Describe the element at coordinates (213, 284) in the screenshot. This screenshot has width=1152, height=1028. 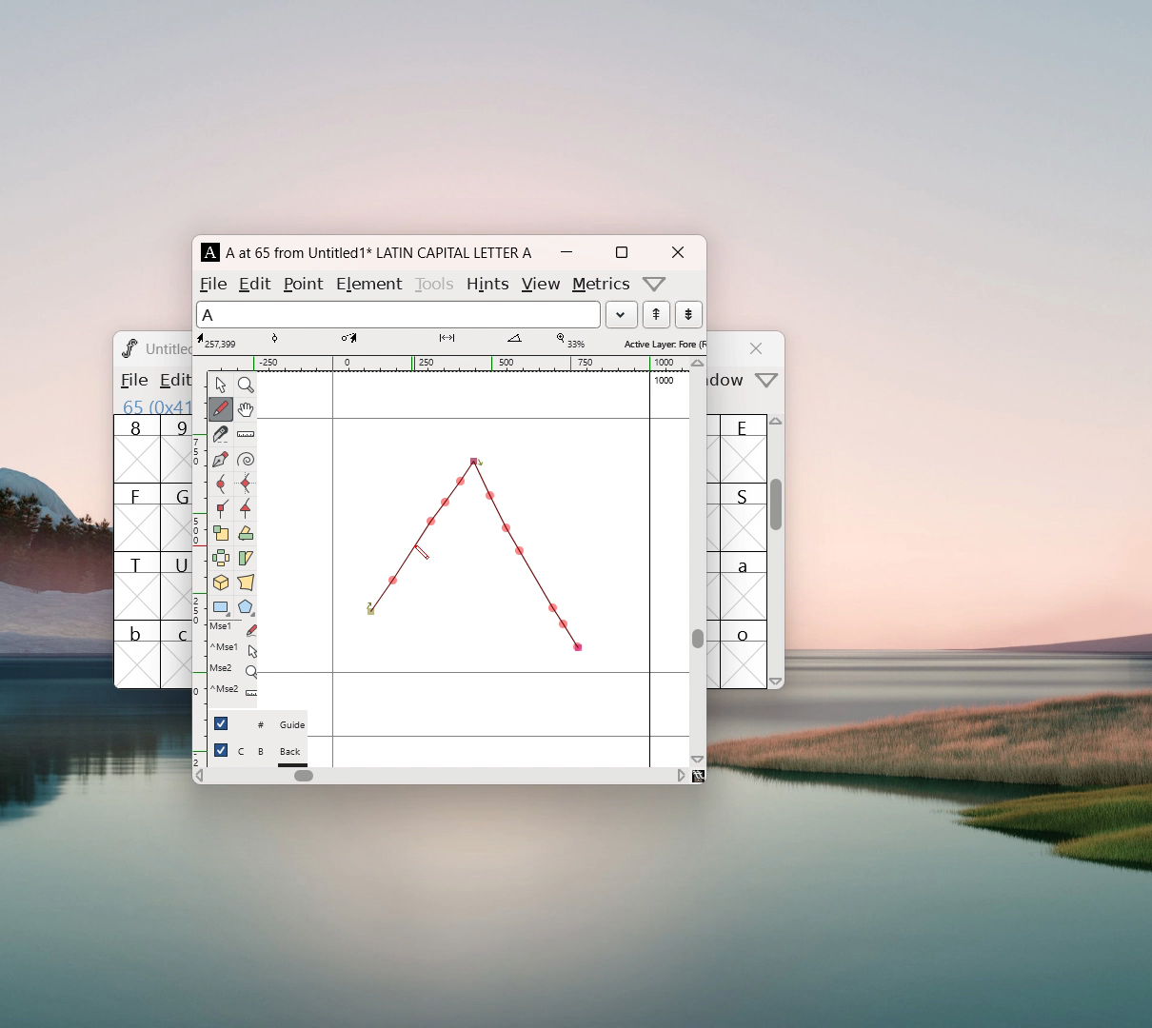
I see `file` at that location.